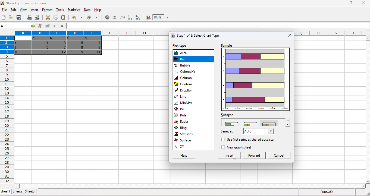 The height and width of the screenshot is (196, 370). What do you see at coordinates (5, 191) in the screenshot?
I see `sheet1` at bounding box center [5, 191].